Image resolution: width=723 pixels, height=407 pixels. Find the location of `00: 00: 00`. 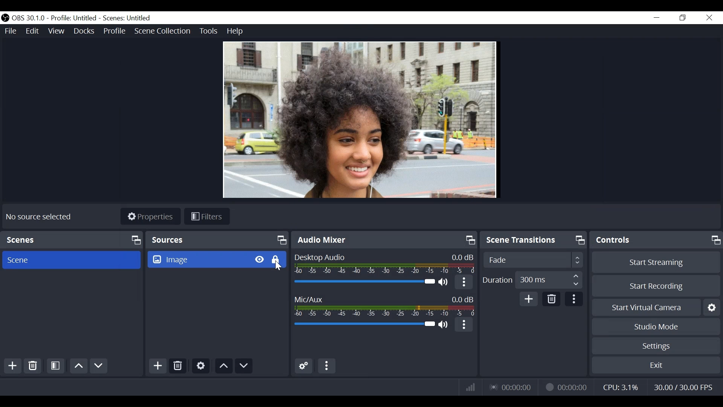

00: 00: 00 is located at coordinates (512, 387).